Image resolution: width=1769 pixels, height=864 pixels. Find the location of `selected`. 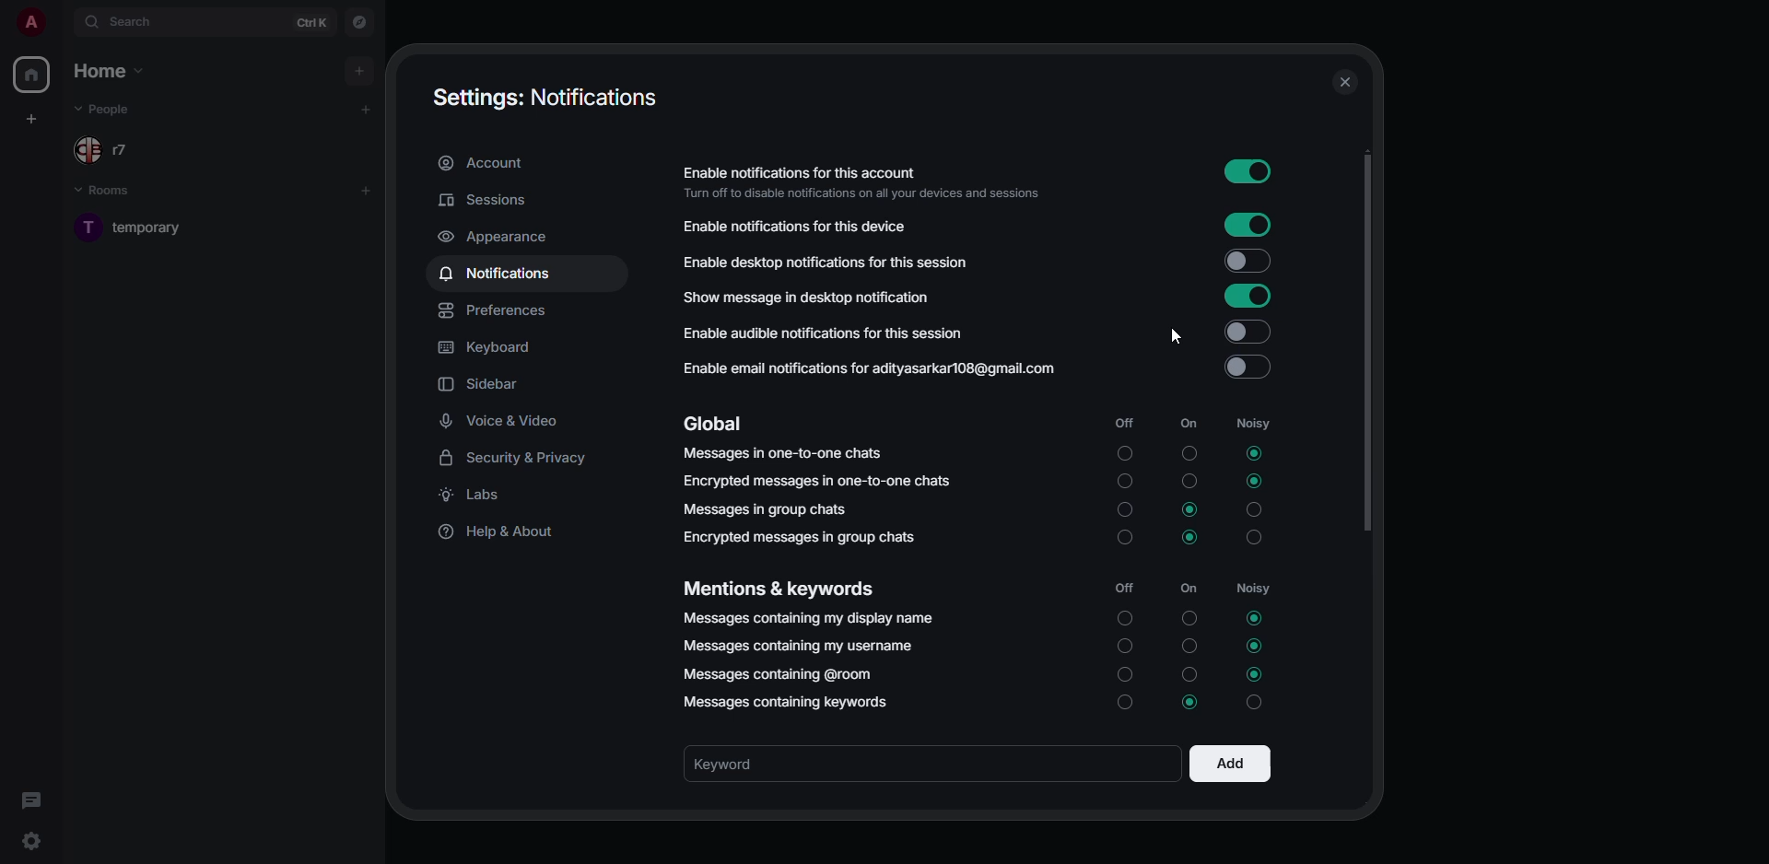

selected is located at coordinates (1190, 511).